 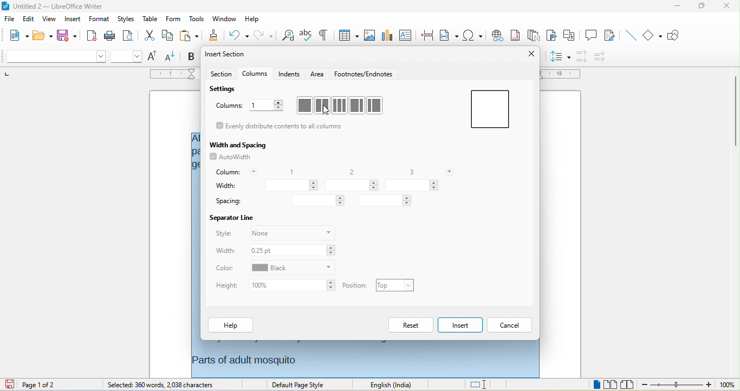 What do you see at coordinates (482, 385) in the screenshot?
I see `standard selection` at bounding box center [482, 385].